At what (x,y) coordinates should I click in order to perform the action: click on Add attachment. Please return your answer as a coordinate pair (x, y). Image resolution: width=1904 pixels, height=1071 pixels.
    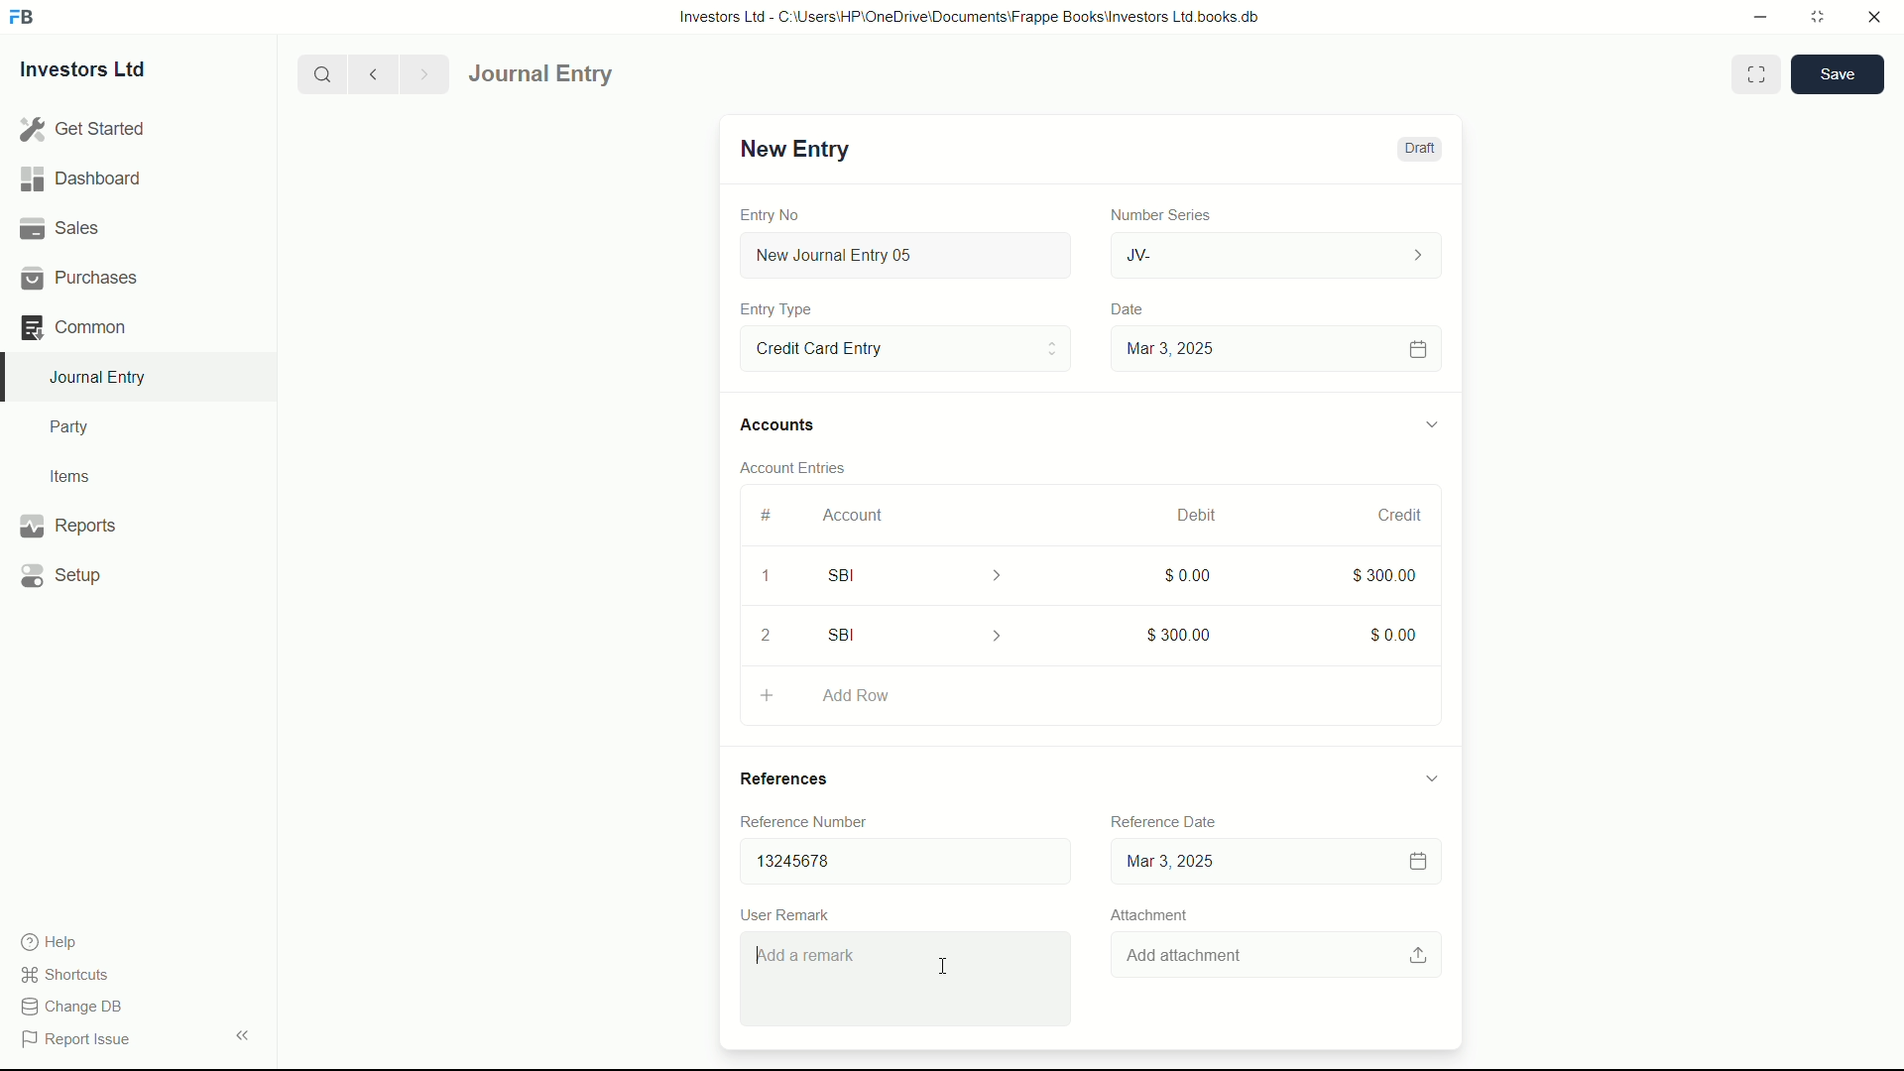
    Looking at the image, I should click on (1278, 956).